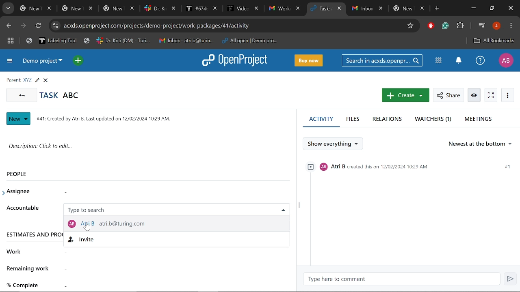 The height and width of the screenshot is (292, 520). What do you see at coordinates (383, 61) in the screenshot?
I see `Seacrh in acxds.openproject` at bounding box center [383, 61].